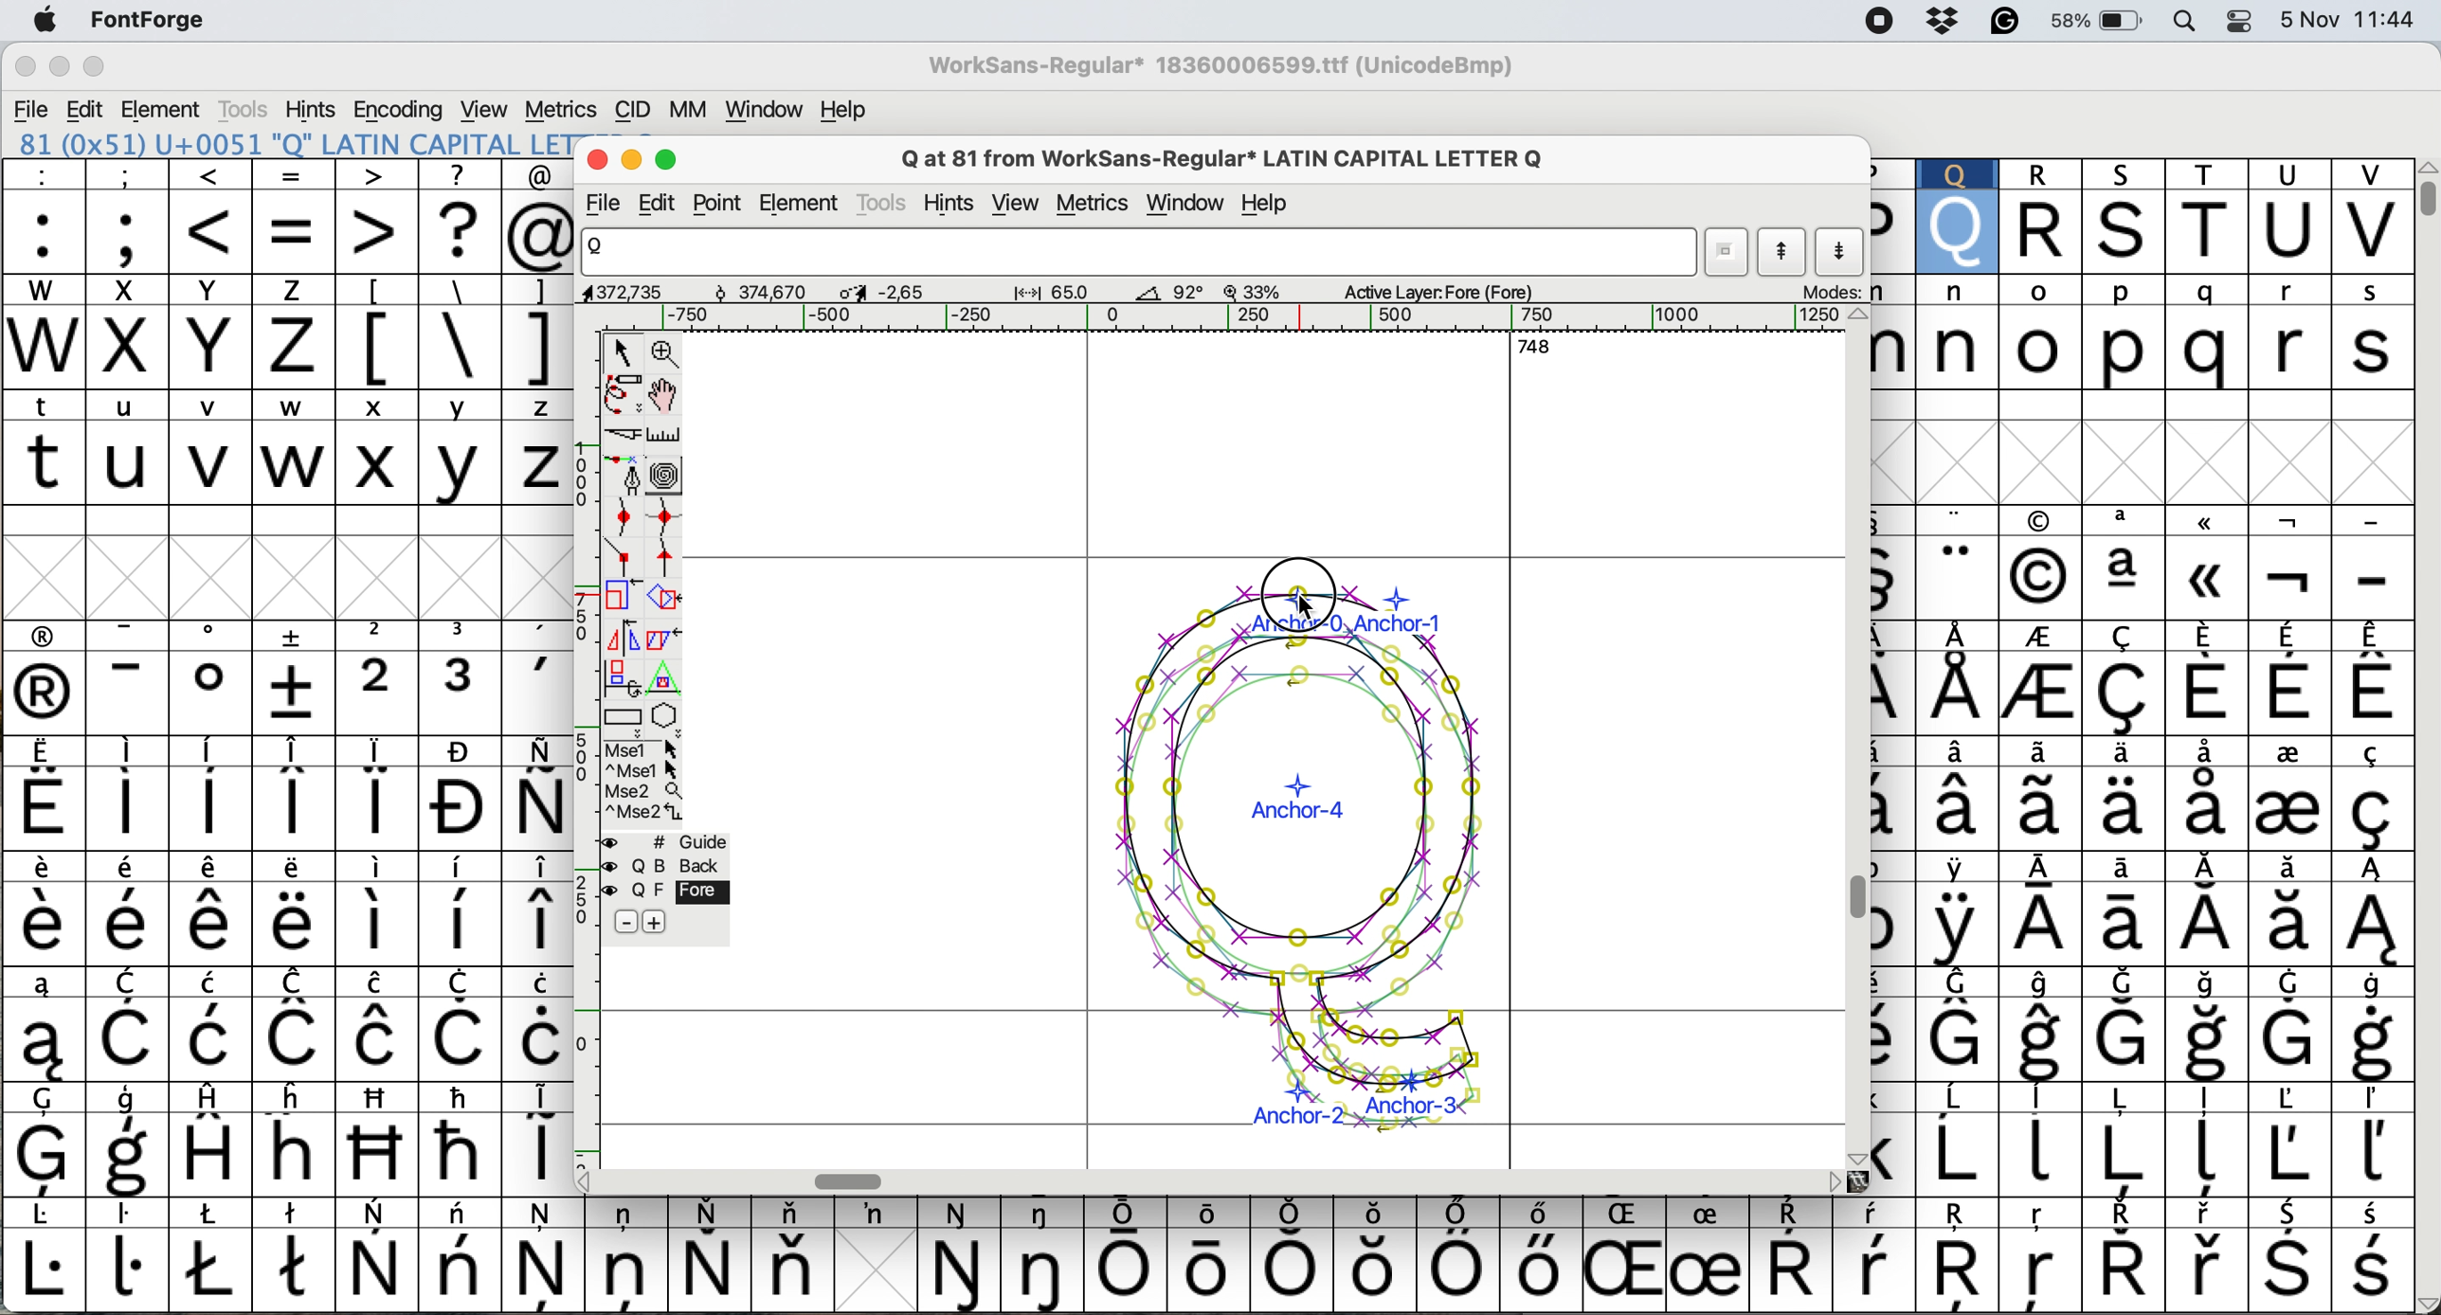 This screenshot has height=1315, width=2441. I want to click on add, so click(674, 923).